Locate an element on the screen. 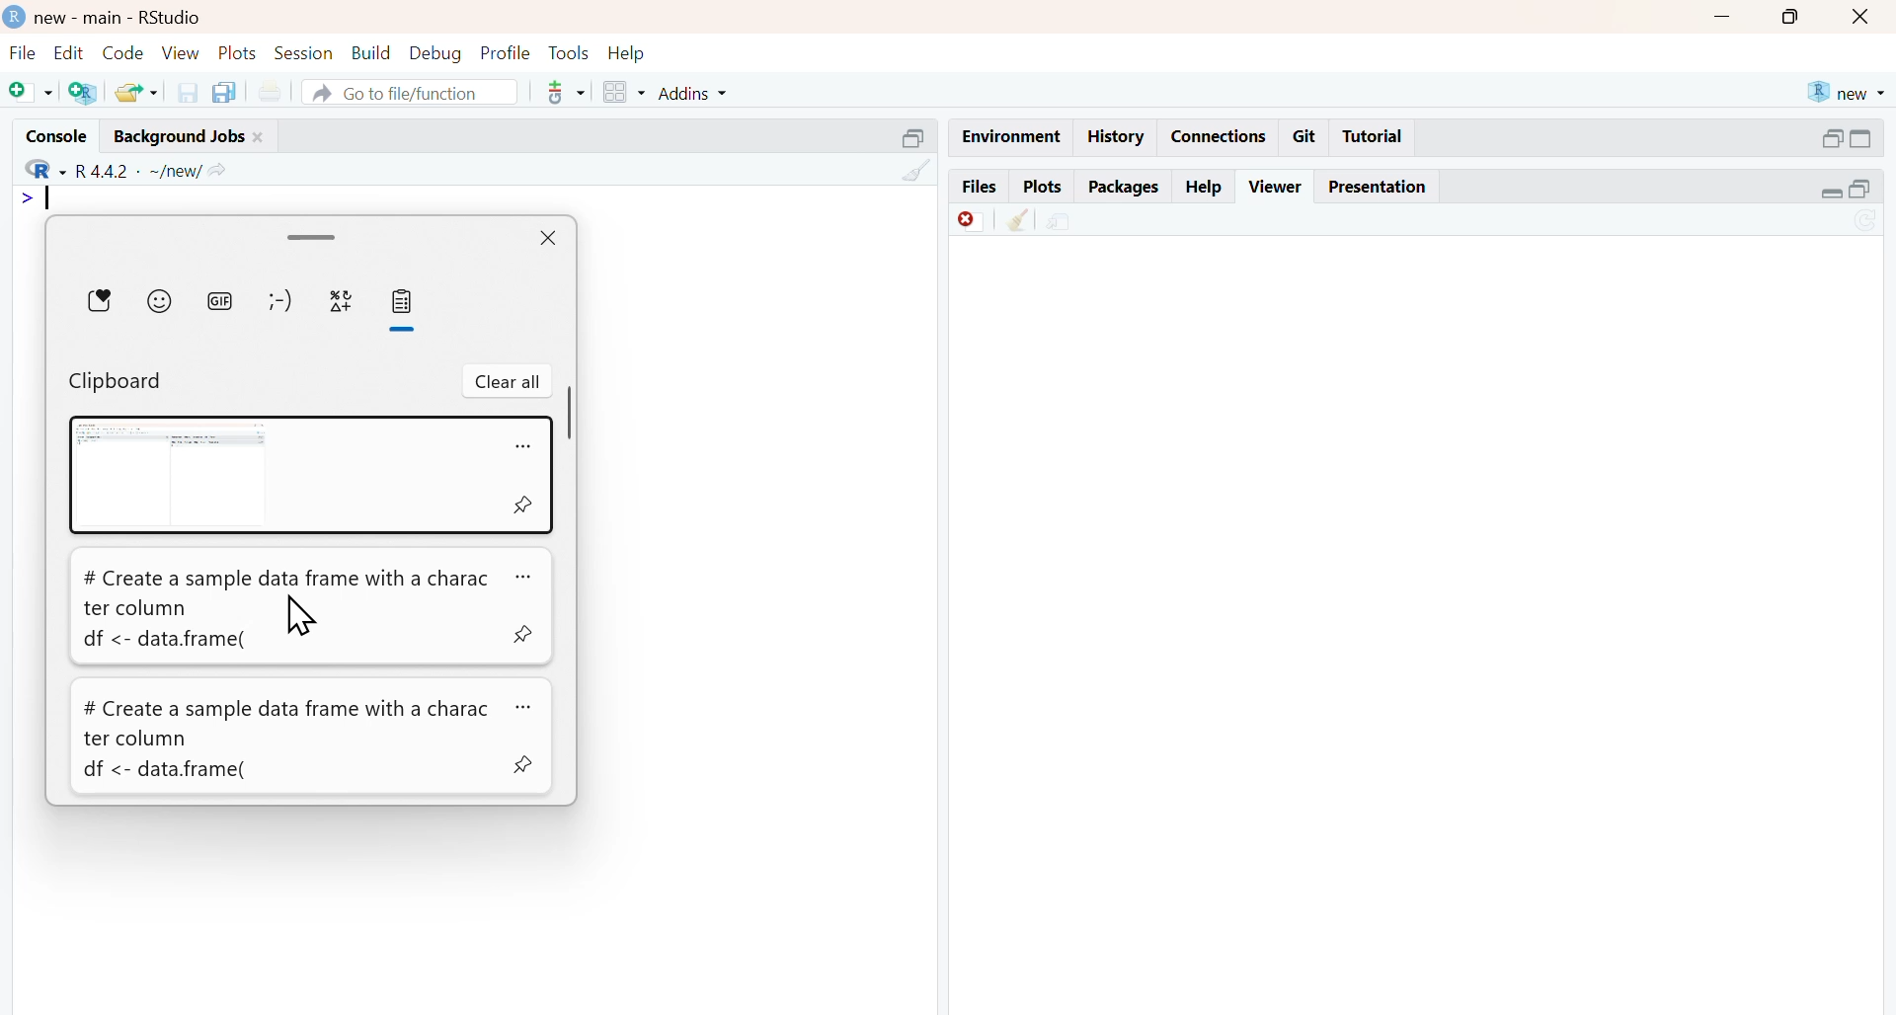 The width and height of the screenshot is (1896, 1015). R is located at coordinates (45, 169).